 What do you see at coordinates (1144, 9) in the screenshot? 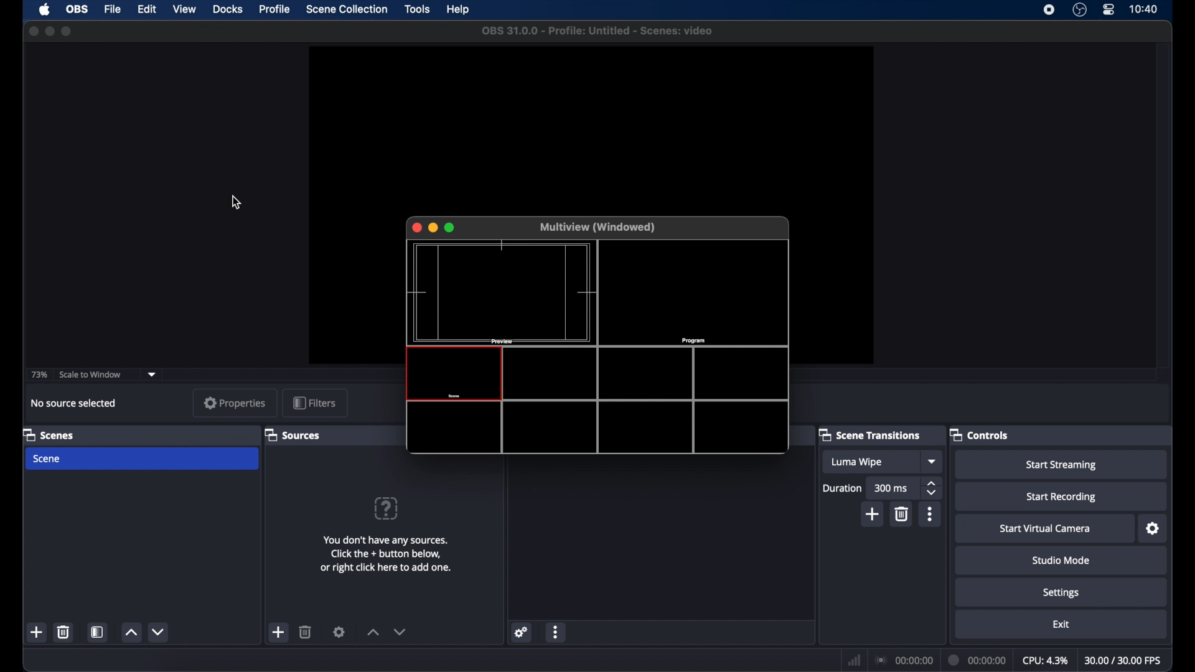
I see `10:40` at bounding box center [1144, 9].